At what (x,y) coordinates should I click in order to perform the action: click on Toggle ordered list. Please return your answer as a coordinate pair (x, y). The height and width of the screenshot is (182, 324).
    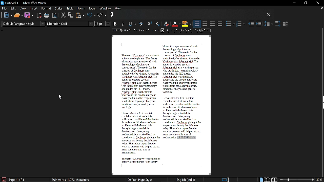
    Looking at the image, I should click on (240, 24).